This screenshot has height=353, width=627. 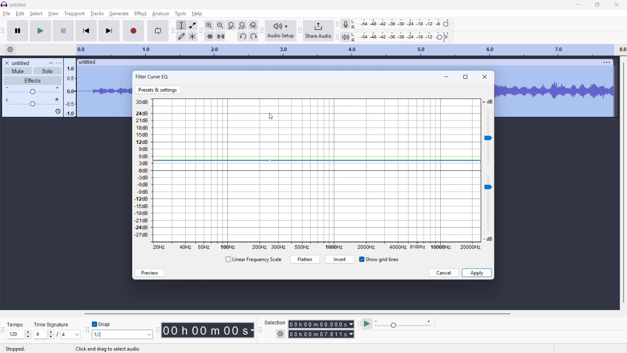 What do you see at coordinates (64, 31) in the screenshot?
I see `stop` at bounding box center [64, 31].